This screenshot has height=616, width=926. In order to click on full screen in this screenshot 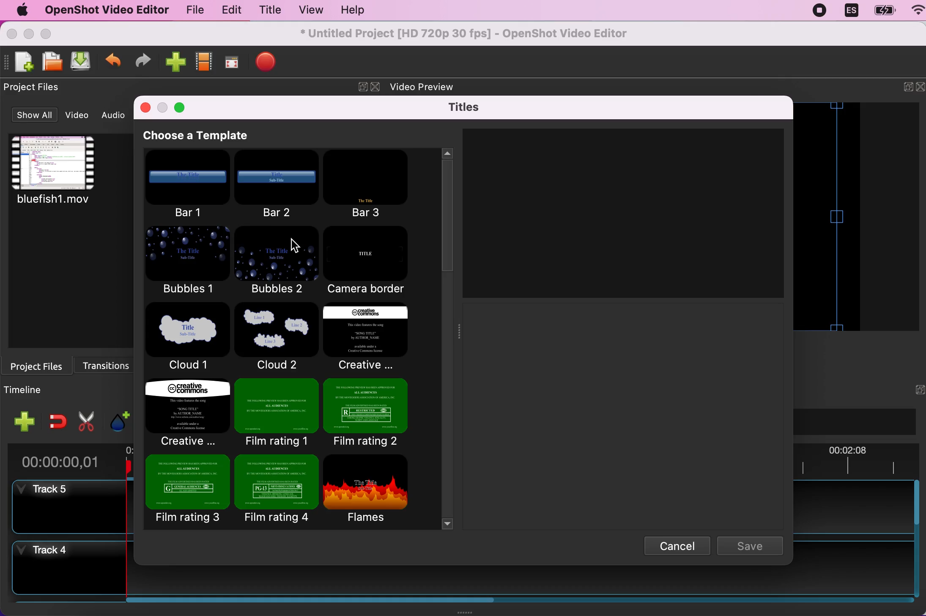, I will do `click(231, 65)`.